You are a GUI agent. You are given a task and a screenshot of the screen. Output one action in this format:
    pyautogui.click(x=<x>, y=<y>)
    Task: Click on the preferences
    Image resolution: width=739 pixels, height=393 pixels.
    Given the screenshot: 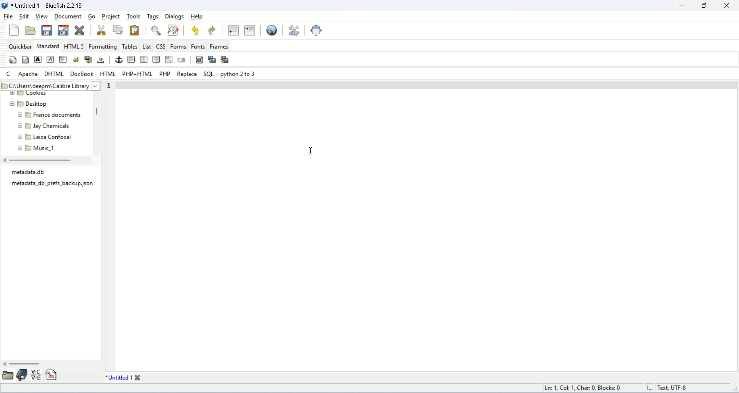 What is the action you would take?
    pyautogui.click(x=295, y=30)
    